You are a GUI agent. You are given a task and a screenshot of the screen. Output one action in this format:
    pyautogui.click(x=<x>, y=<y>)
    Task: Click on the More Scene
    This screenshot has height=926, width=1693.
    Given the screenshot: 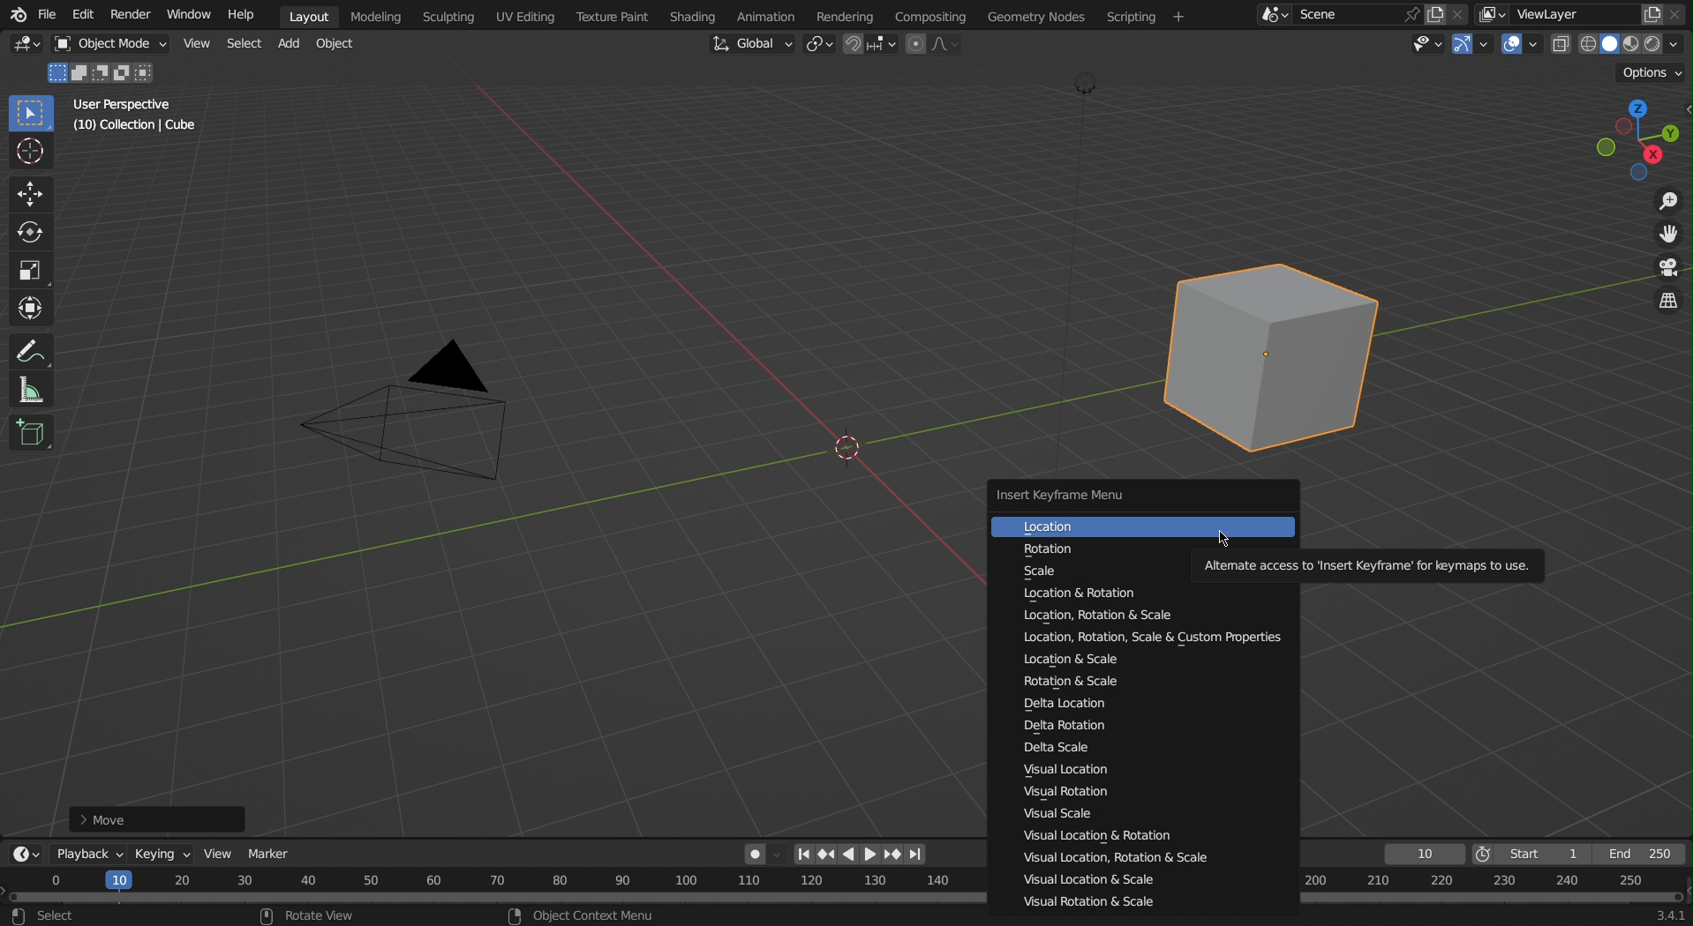 What is the action you would take?
    pyautogui.click(x=1272, y=14)
    